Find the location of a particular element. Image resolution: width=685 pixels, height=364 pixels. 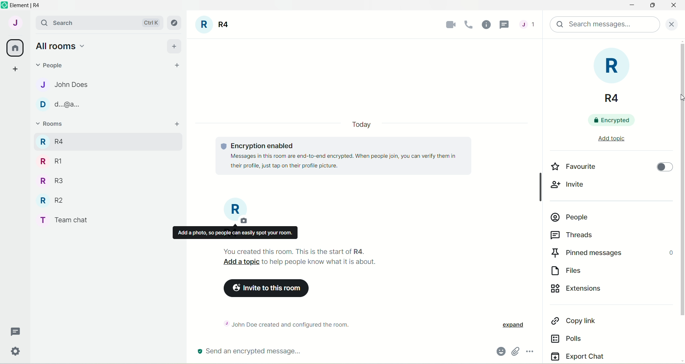

vertical scroll bar is located at coordinates (681, 201).